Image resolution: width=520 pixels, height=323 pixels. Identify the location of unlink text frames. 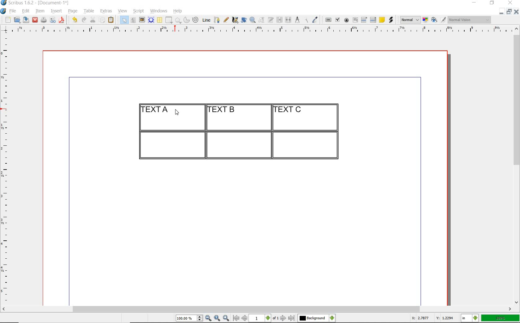
(288, 20).